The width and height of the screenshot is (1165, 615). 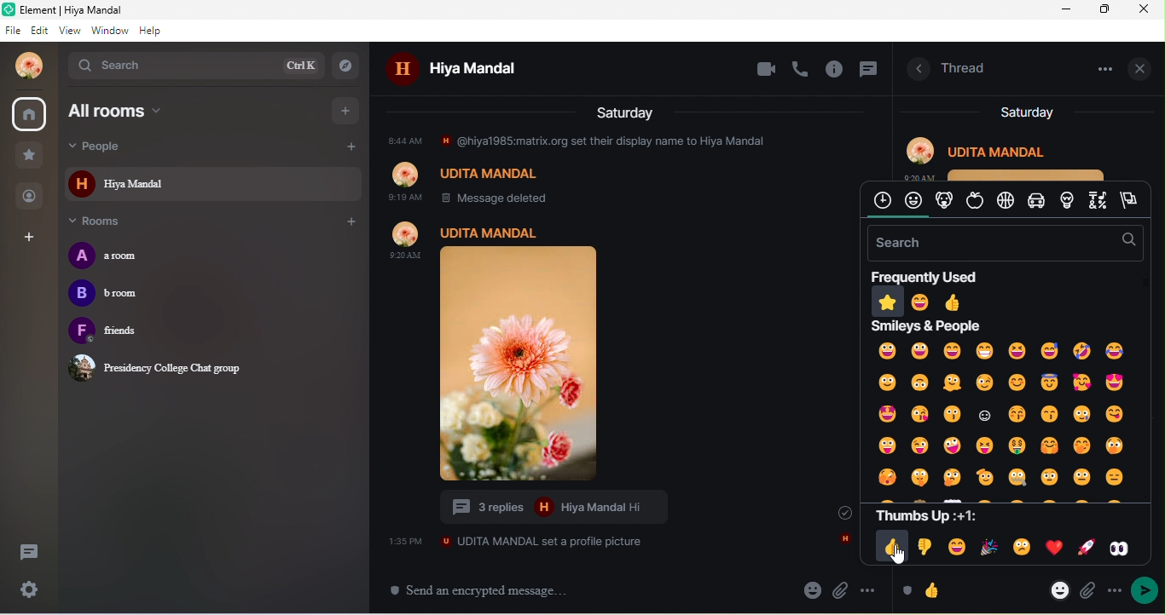 I want to click on all emojis, so click(x=1003, y=415).